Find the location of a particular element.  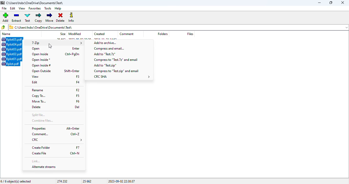

folders is located at coordinates (162, 34).